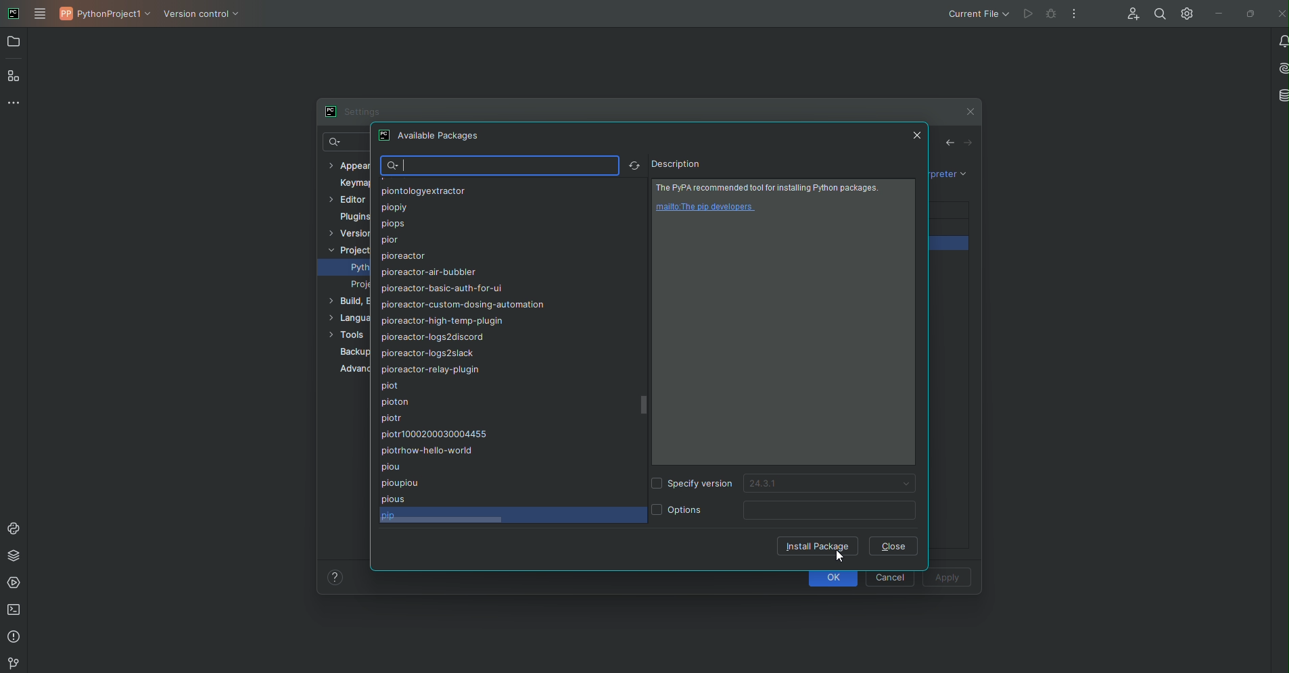 The height and width of the screenshot is (673, 1289). I want to click on Database, so click(1280, 94).